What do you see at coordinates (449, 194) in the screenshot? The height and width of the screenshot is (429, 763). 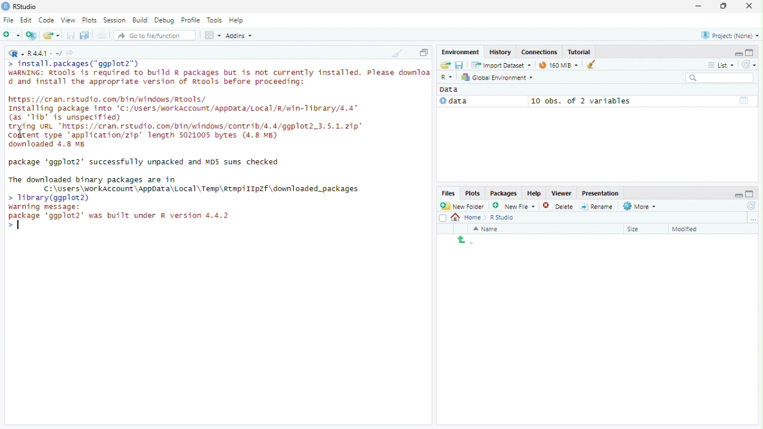 I see `Files` at bounding box center [449, 194].